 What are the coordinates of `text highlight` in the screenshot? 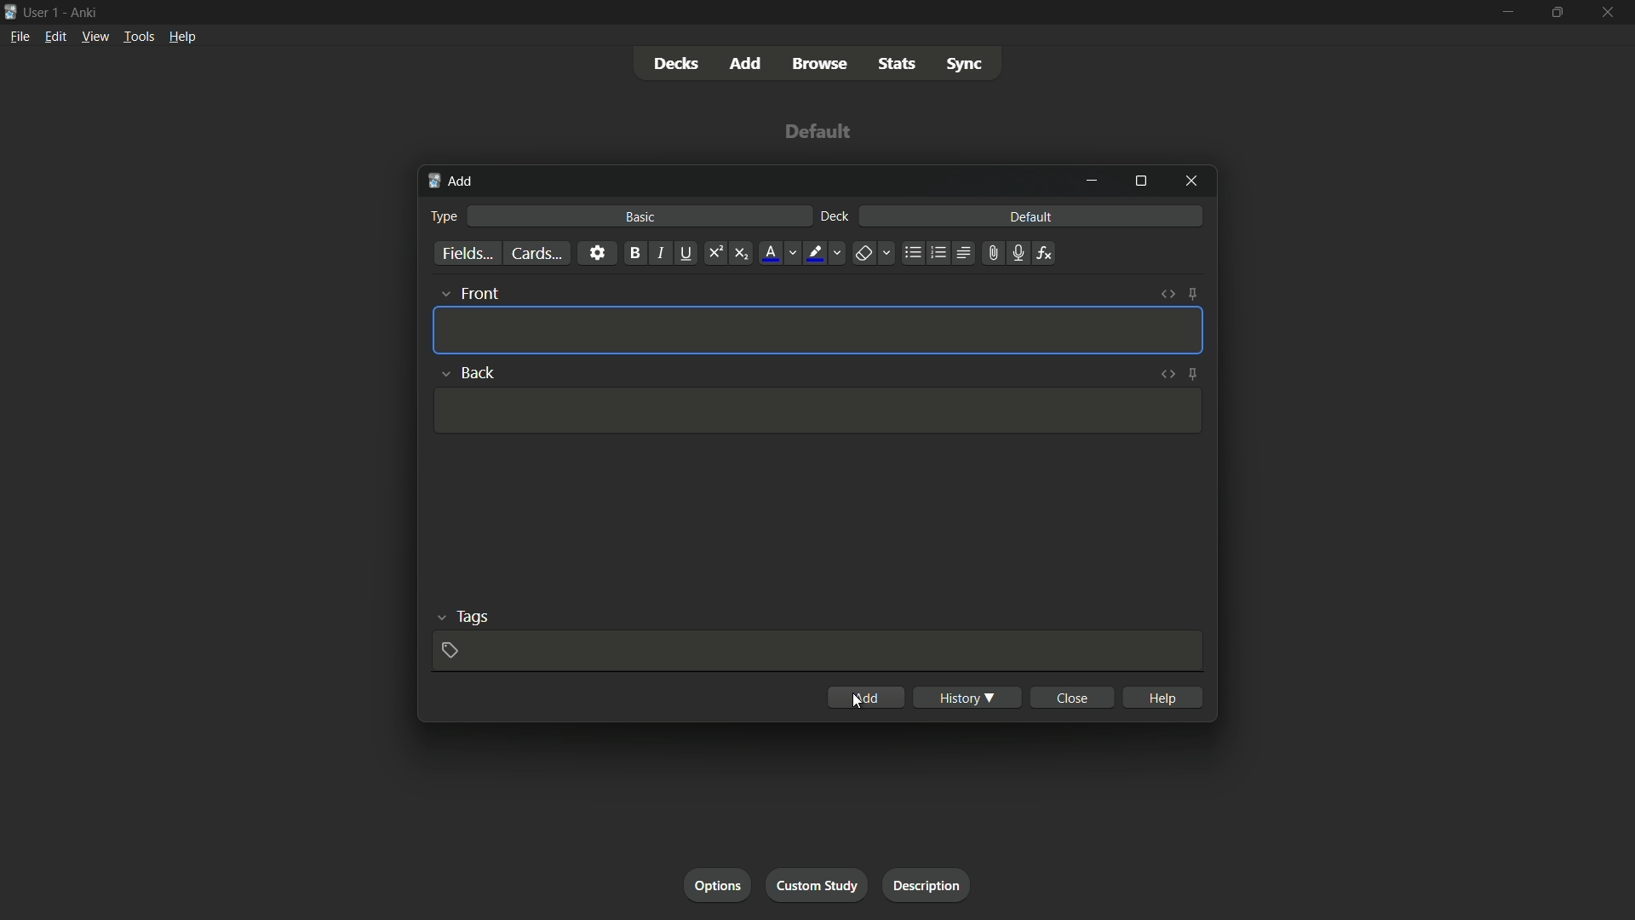 It's located at (823, 253).